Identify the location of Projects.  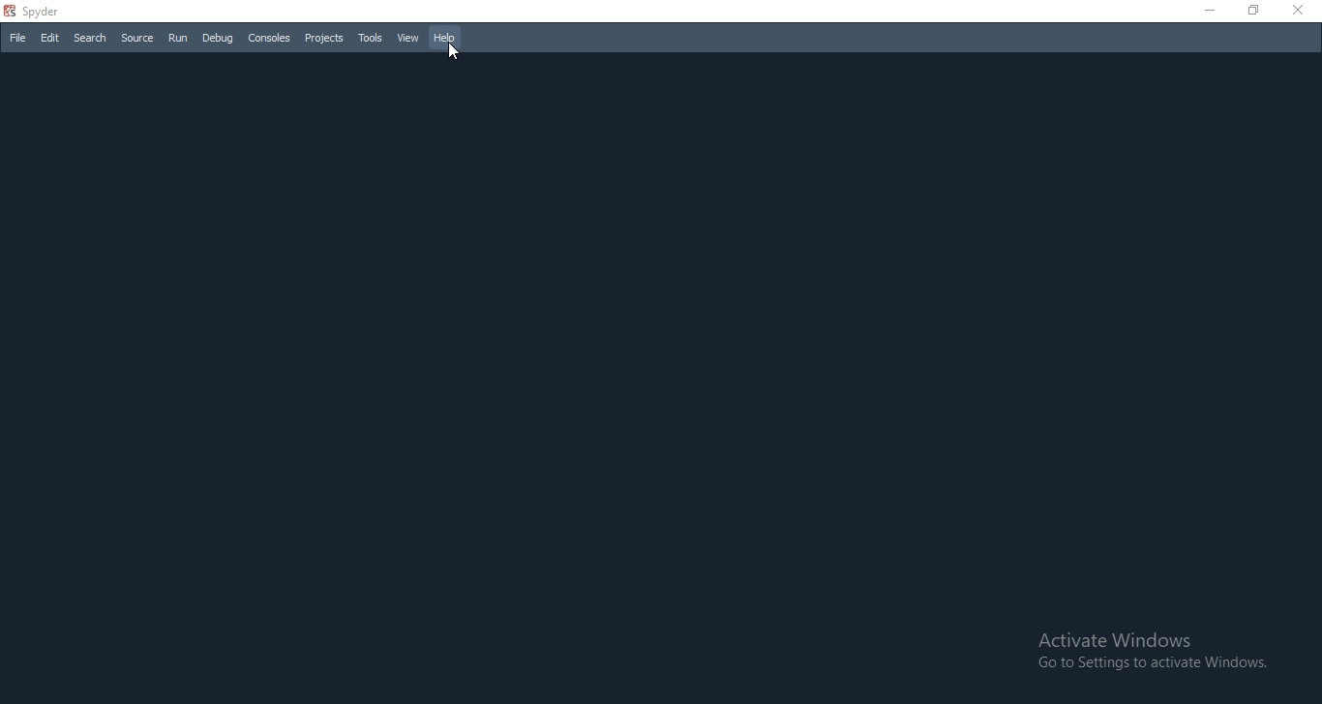
(323, 39).